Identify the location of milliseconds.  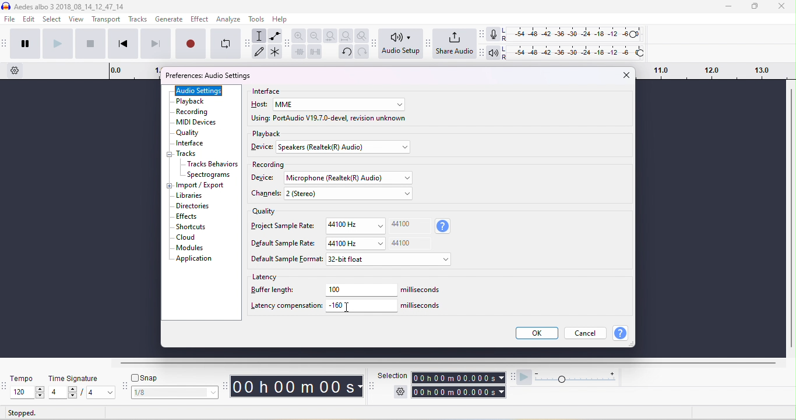
(424, 290).